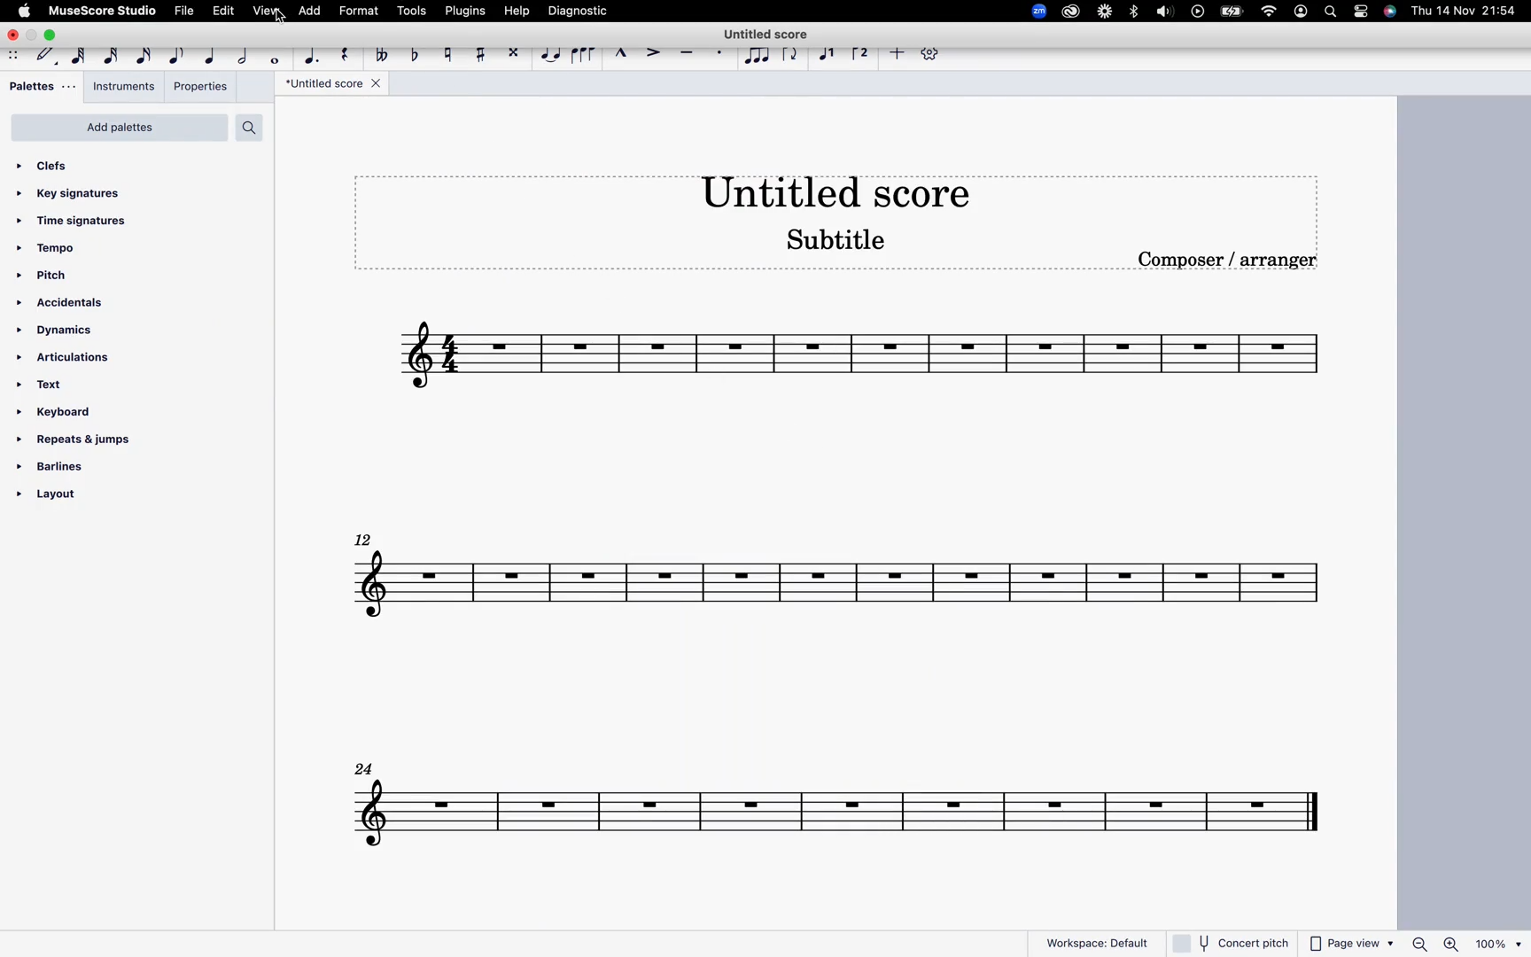 This screenshot has height=957, width=1531. I want to click on settings, so click(929, 57).